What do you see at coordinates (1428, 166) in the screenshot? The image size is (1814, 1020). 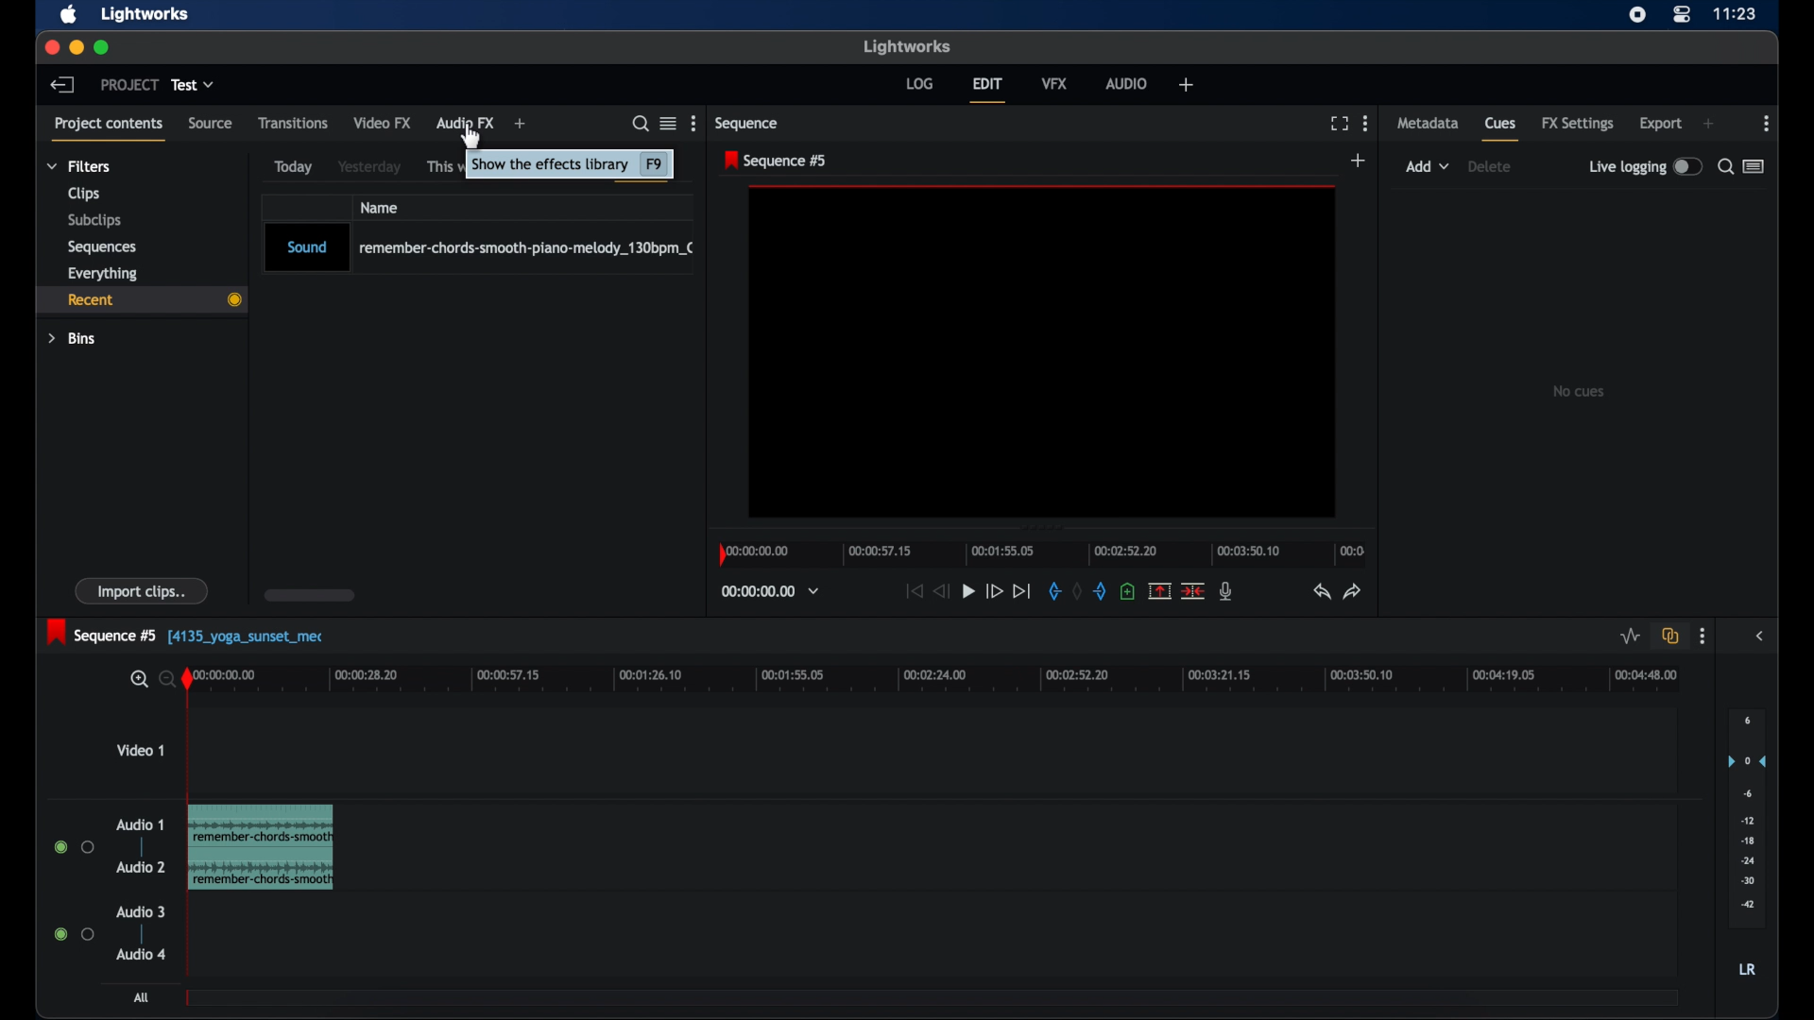 I see `add` at bounding box center [1428, 166].